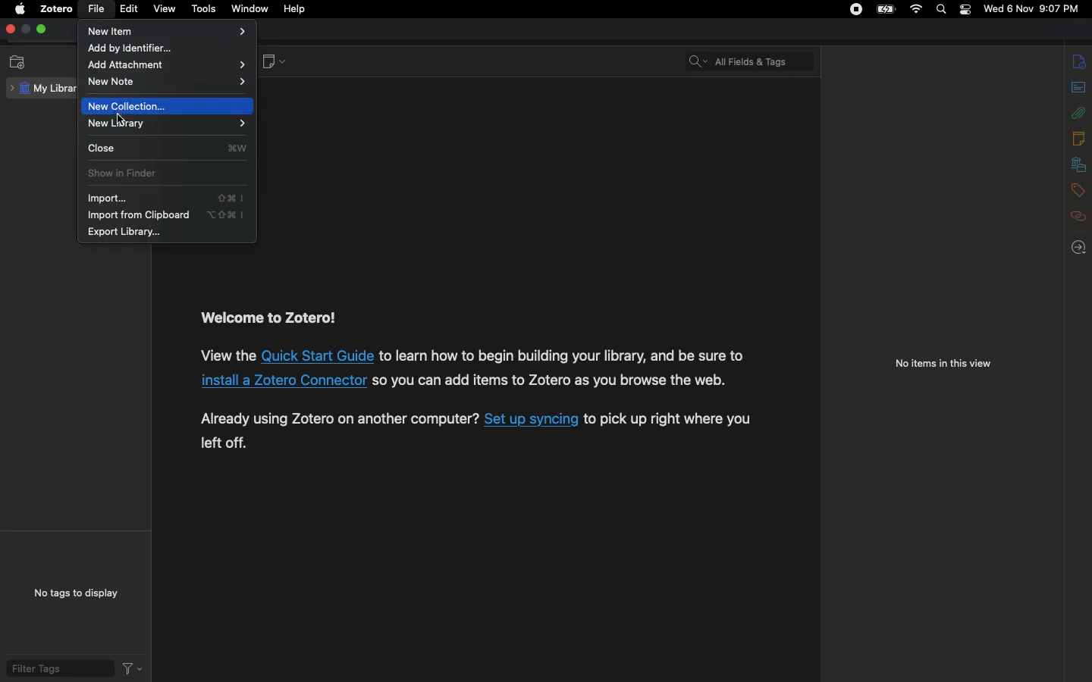 The height and width of the screenshot is (682, 1092). Describe the element at coordinates (168, 30) in the screenshot. I see `New item` at that location.